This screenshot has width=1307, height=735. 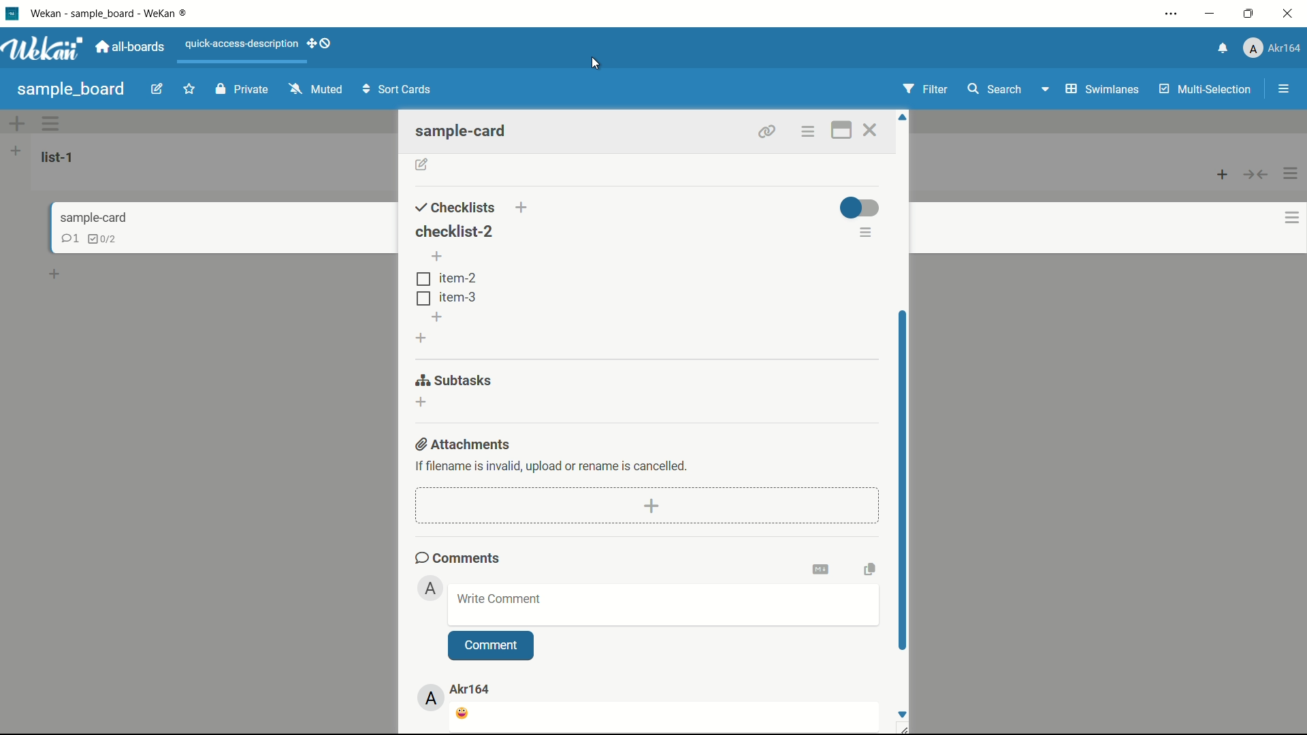 What do you see at coordinates (438, 316) in the screenshot?
I see `add item` at bounding box center [438, 316].